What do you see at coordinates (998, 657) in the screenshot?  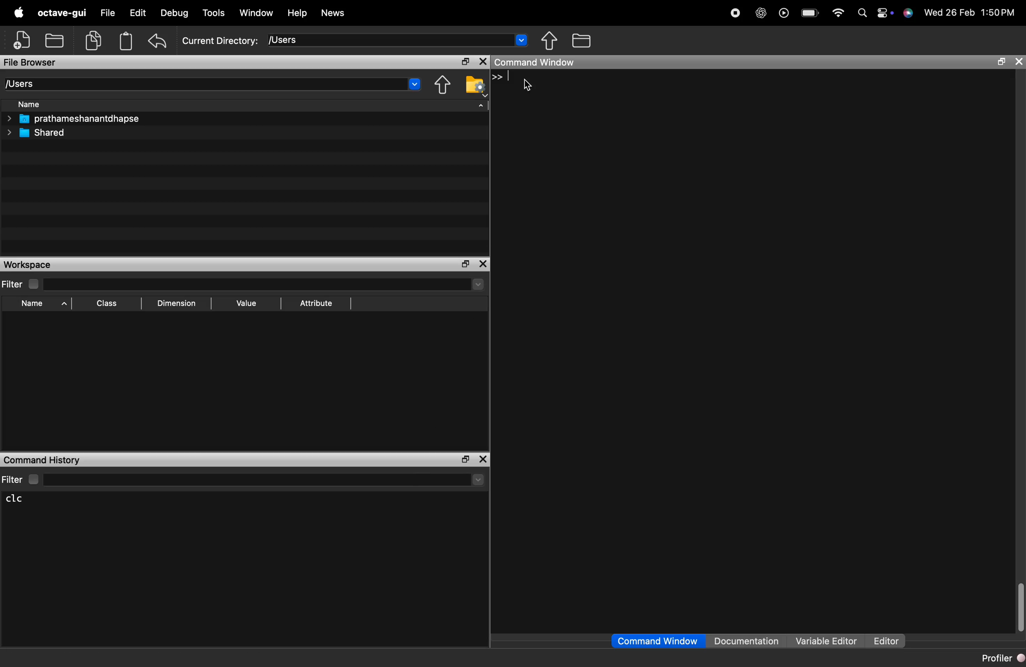 I see `Profiler ` at bounding box center [998, 657].